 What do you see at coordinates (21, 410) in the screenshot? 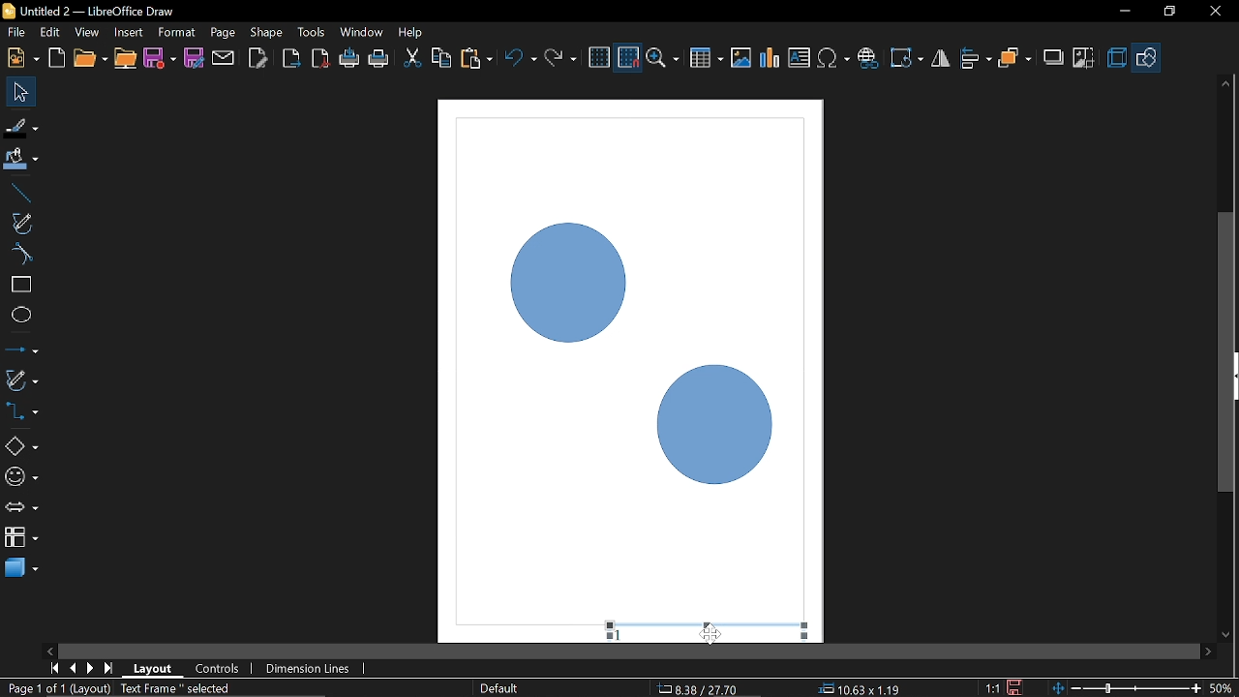
I see `Connector` at bounding box center [21, 410].